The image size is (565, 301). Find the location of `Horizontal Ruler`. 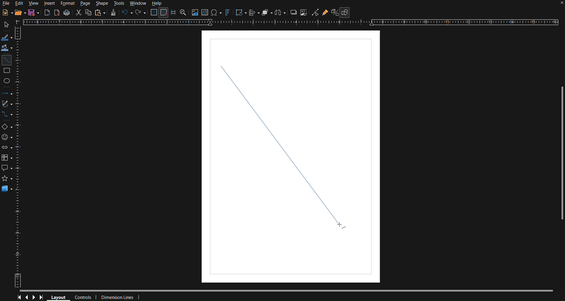

Horizontal Ruler is located at coordinates (292, 23).